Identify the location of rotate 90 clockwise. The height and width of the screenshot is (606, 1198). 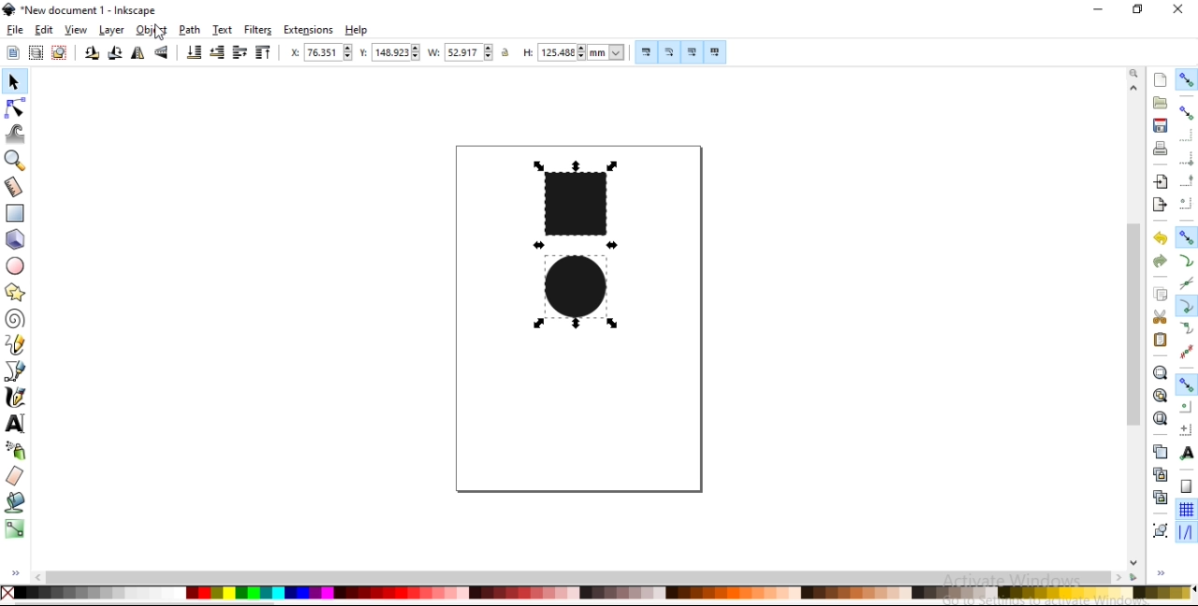
(114, 54).